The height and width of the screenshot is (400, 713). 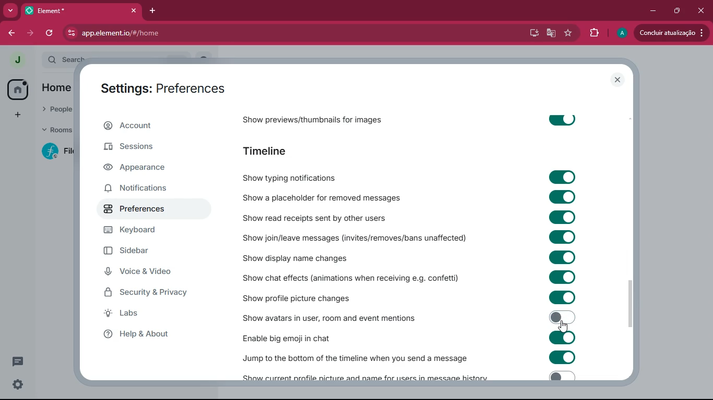 I want to click on j, so click(x=17, y=60).